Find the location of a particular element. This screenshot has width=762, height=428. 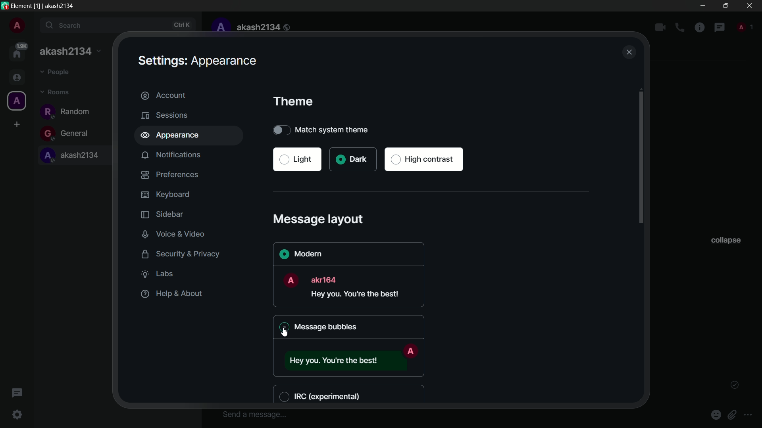

account is located at coordinates (190, 95).